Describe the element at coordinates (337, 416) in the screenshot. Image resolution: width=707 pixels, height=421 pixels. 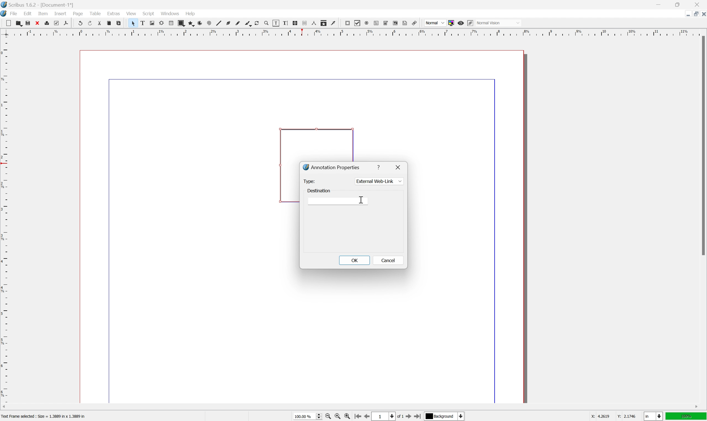
I see `zoom to 100%` at that location.